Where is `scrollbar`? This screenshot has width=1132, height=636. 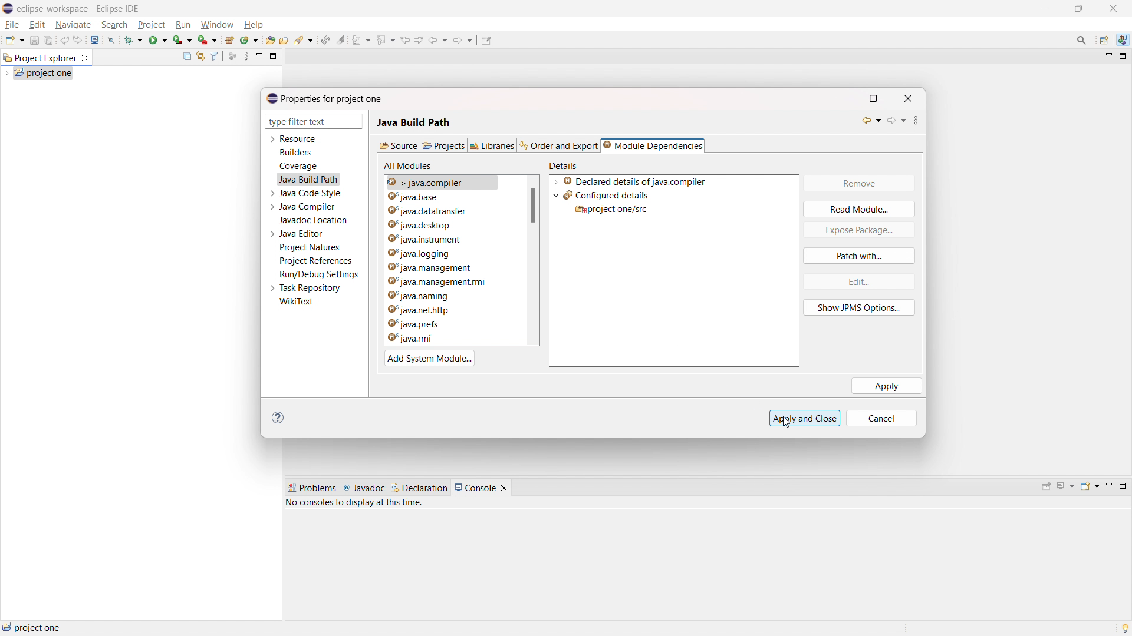 scrollbar is located at coordinates (533, 206).